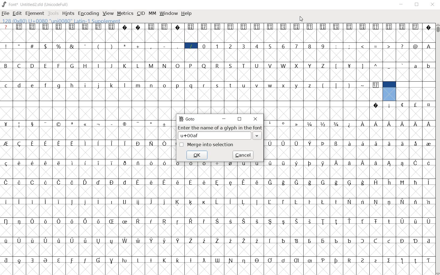 Image resolution: width=440 pixels, height=275 pixels. I want to click on Symbol, so click(415, 240).